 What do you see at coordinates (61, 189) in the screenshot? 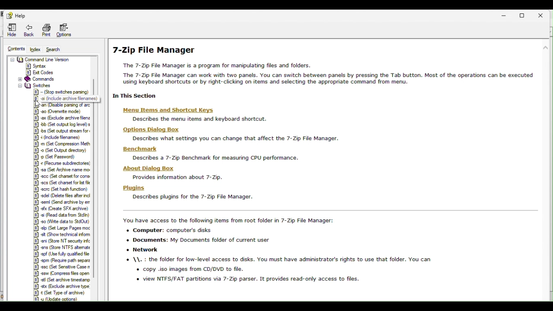
I see `(Set hash function)` at bounding box center [61, 189].